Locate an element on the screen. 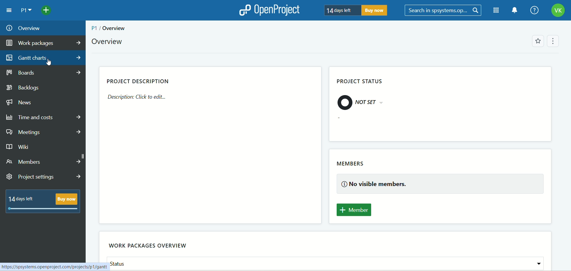 The width and height of the screenshot is (571, 271). work packages is located at coordinates (43, 43).